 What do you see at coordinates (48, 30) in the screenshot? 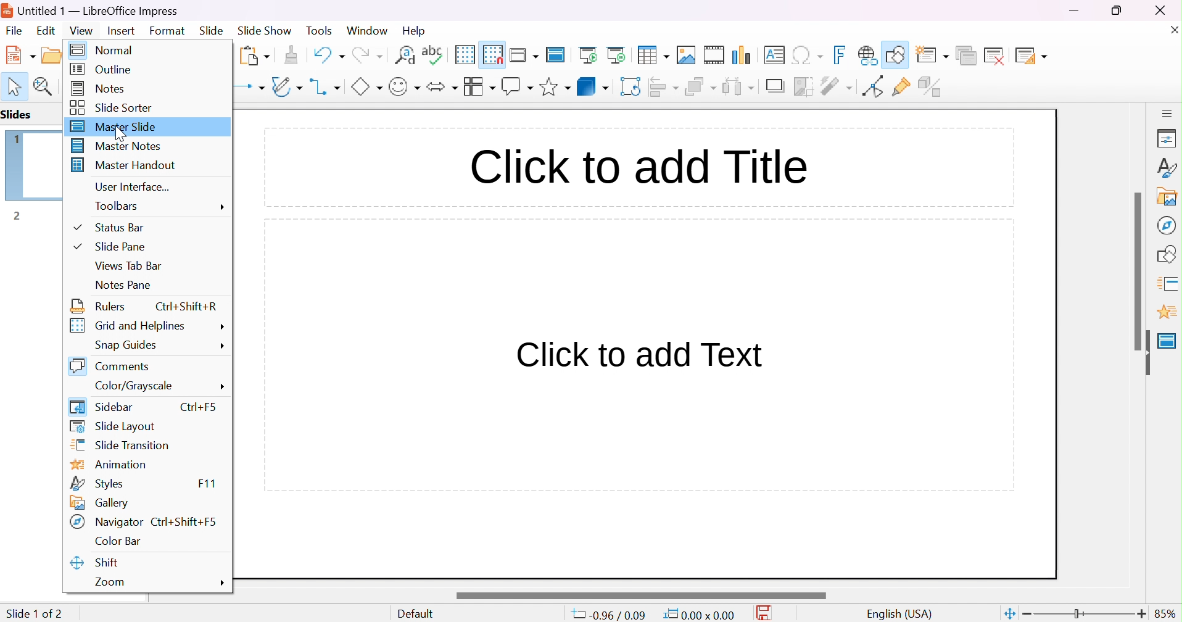
I see `edit` at bounding box center [48, 30].